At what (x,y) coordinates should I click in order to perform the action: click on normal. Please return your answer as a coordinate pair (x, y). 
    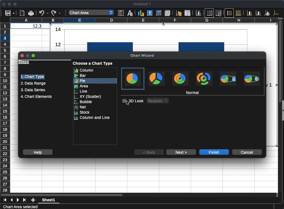
    Looking at the image, I should click on (193, 92).